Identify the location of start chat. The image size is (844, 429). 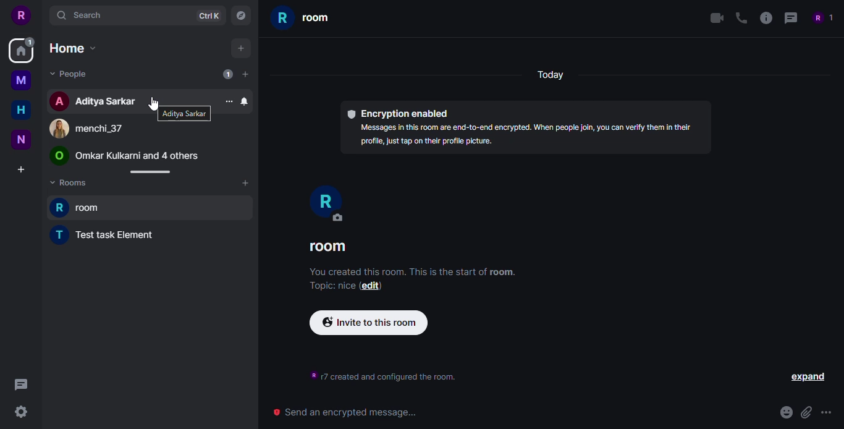
(245, 74).